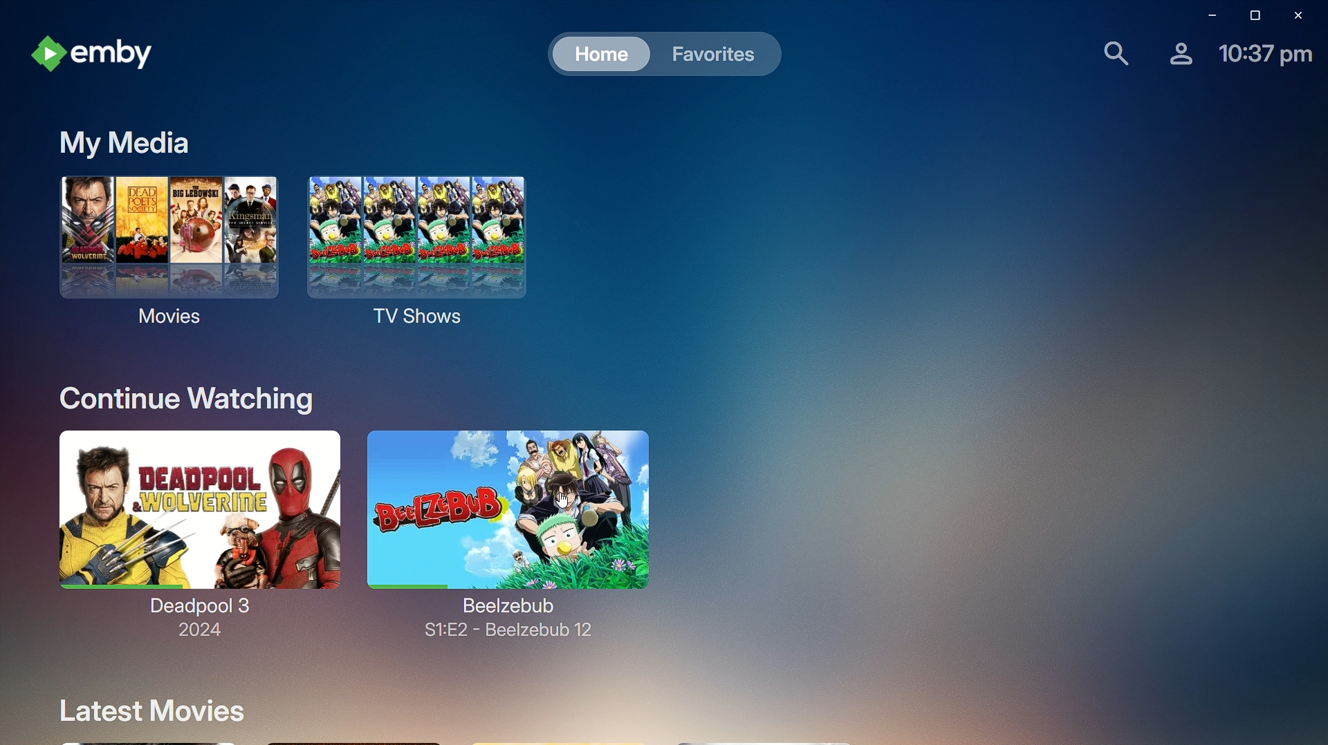 This screenshot has width=1328, height=745. What do you see at coordinates (152, 709) in the screenshot?
I see `Latest Movies` at bounding box center [152, 709].